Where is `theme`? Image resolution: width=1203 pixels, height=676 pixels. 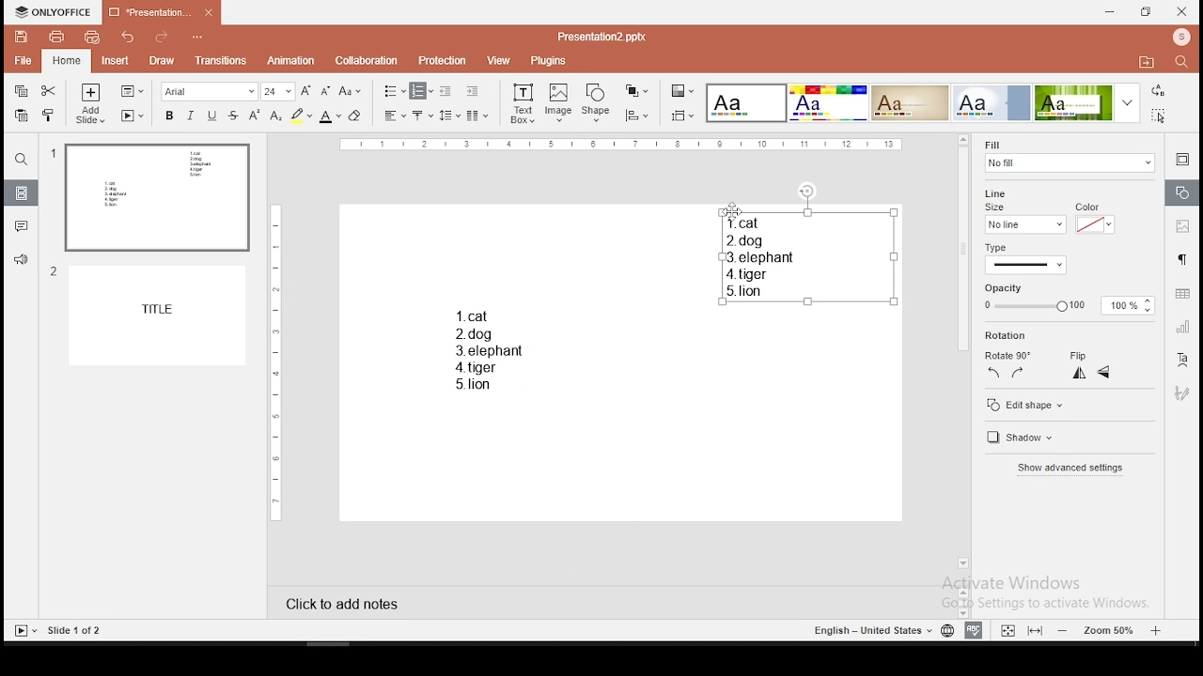 theme is located at coordinates (992, 102).